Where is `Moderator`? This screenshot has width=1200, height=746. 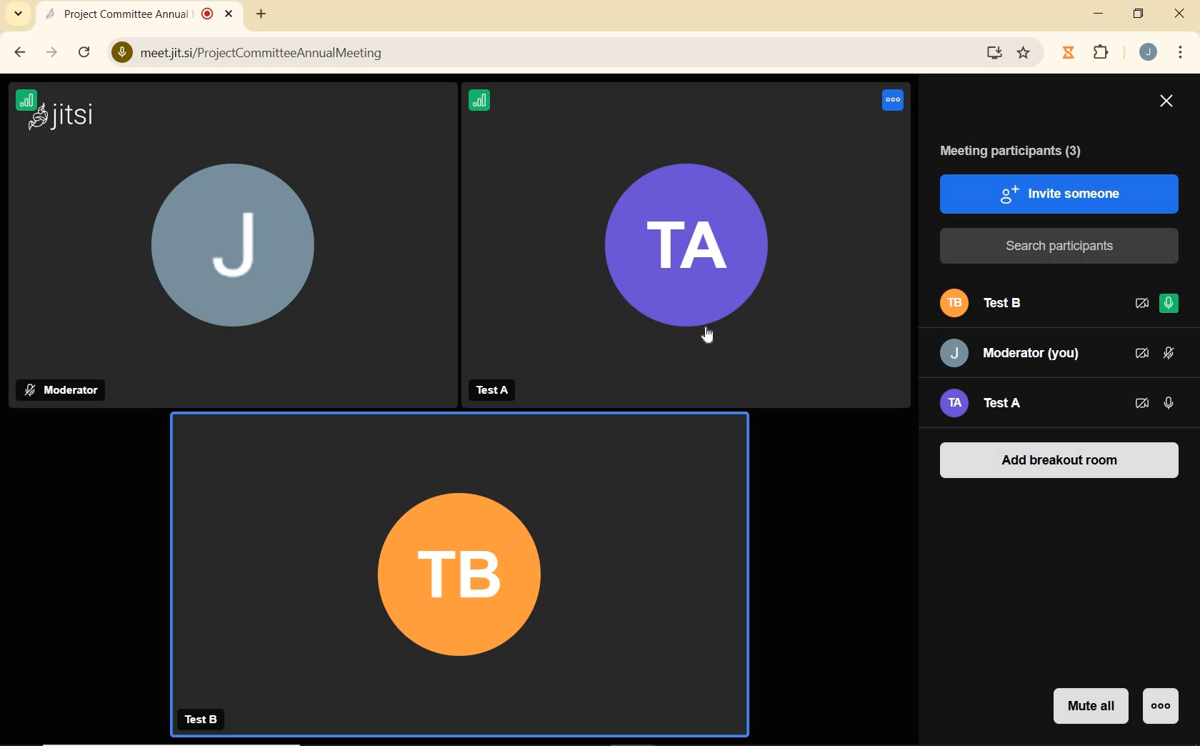 Moderator is located at coordinates (62, 389).